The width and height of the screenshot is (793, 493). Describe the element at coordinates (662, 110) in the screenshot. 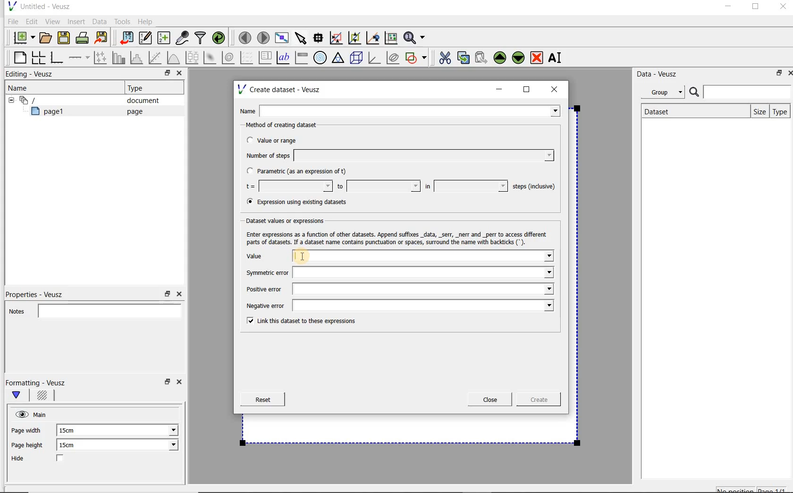

I see `Dataset` at that location.